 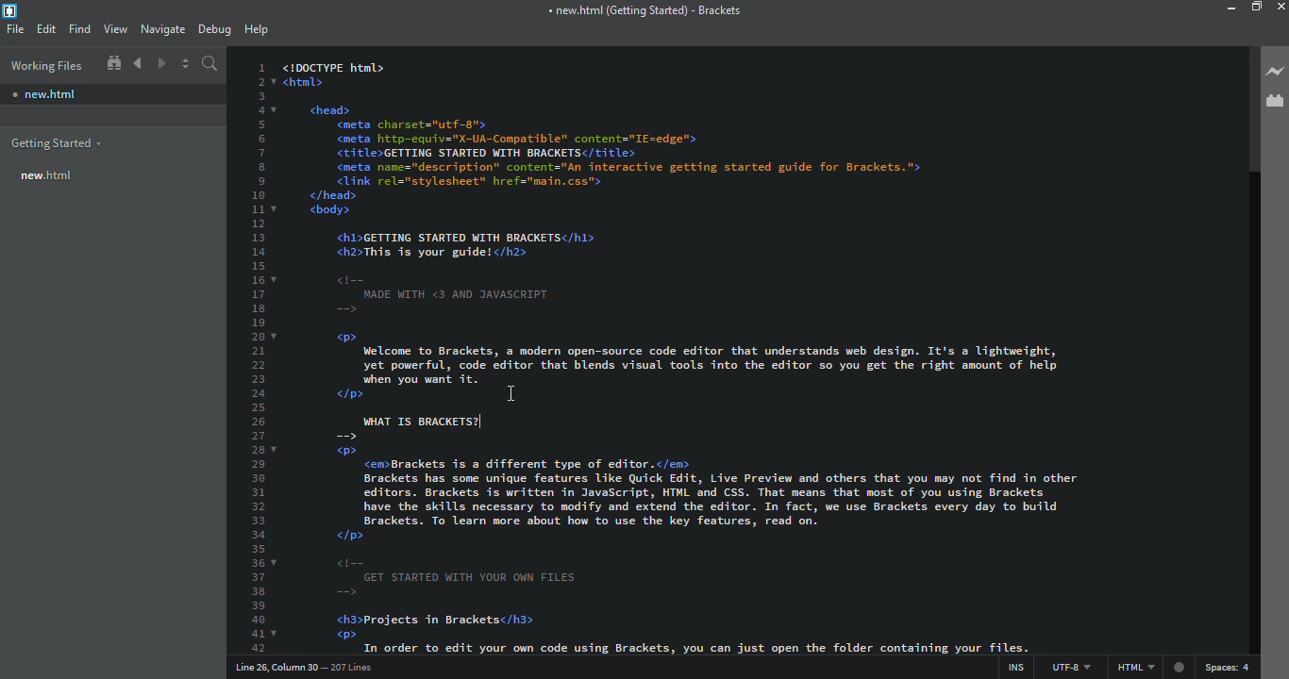 I want to click on navigate, so click(x=163, y=29).